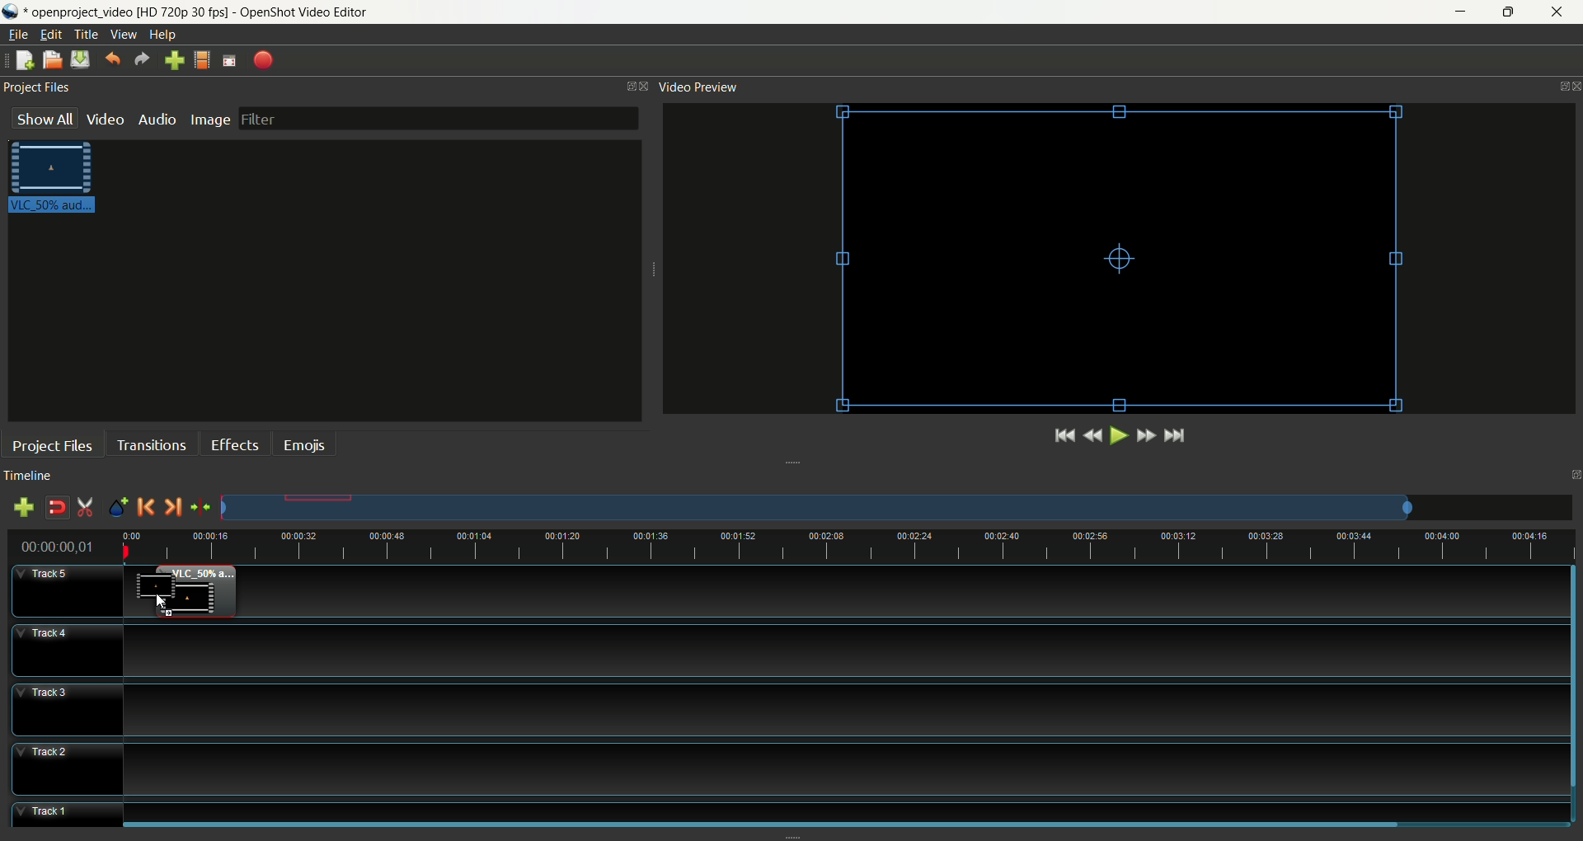 Image resolution: width=1583 pixels, height=841 pixels. I want to click on new project, so click(23, 60).